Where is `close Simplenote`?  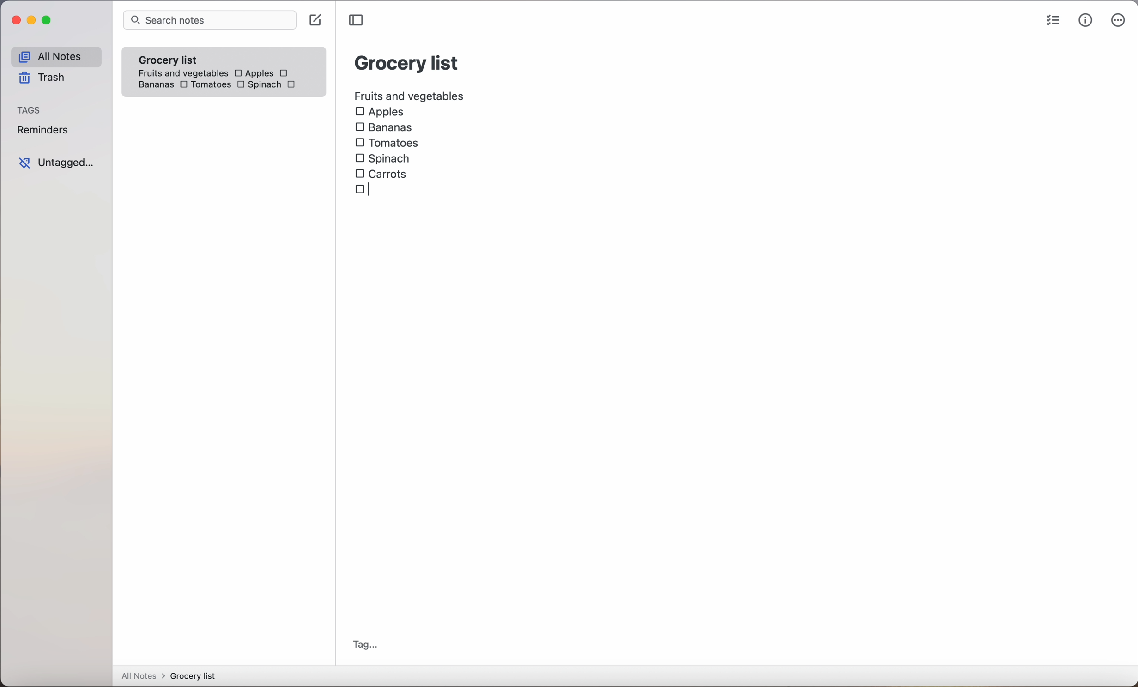 close Simplenote is located at coordinates (16, 21).